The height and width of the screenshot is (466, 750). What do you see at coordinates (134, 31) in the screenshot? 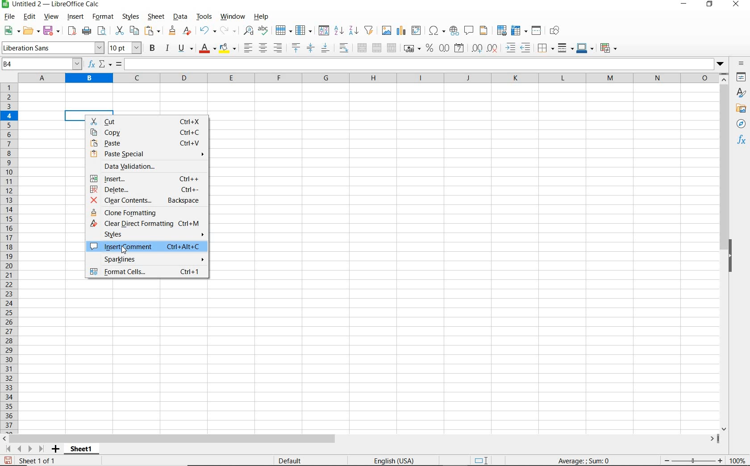
I see `copy` at bounding box center [134, 31].